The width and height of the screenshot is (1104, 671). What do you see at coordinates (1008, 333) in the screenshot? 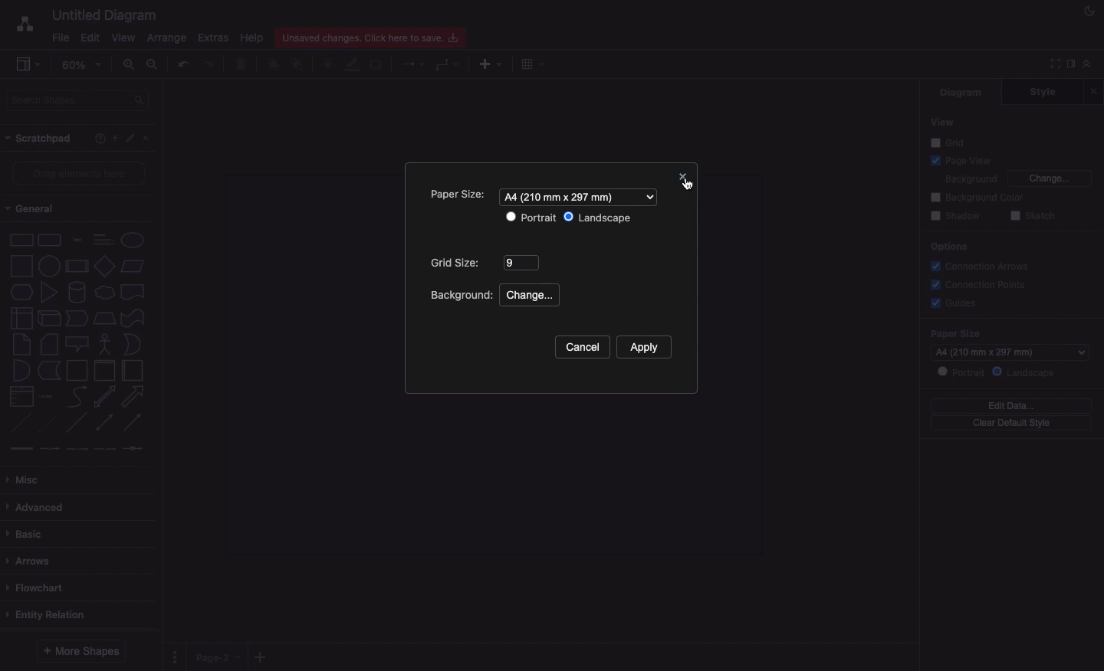
I see `Paper size` at bounding box center [1008, 333].